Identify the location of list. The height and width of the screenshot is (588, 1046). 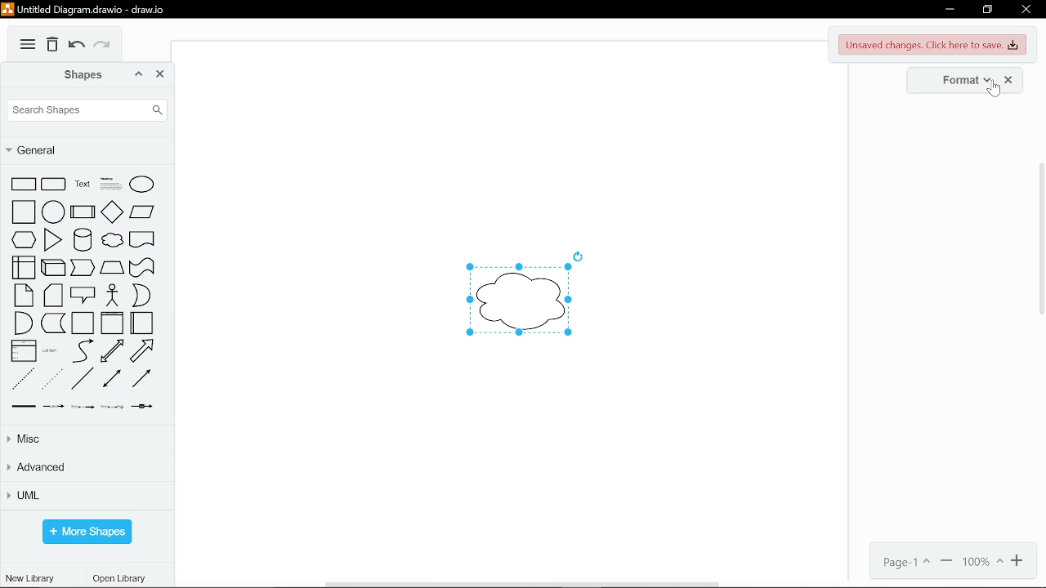
(25, 351).